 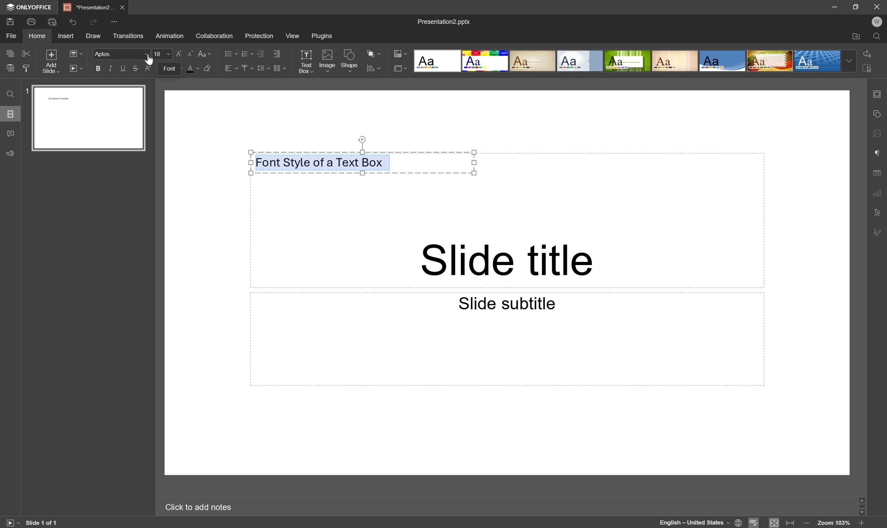 What do you see at coordinates (690, 523) in the screenshot?
I see `English - United States` at bounding box center [690, 523].